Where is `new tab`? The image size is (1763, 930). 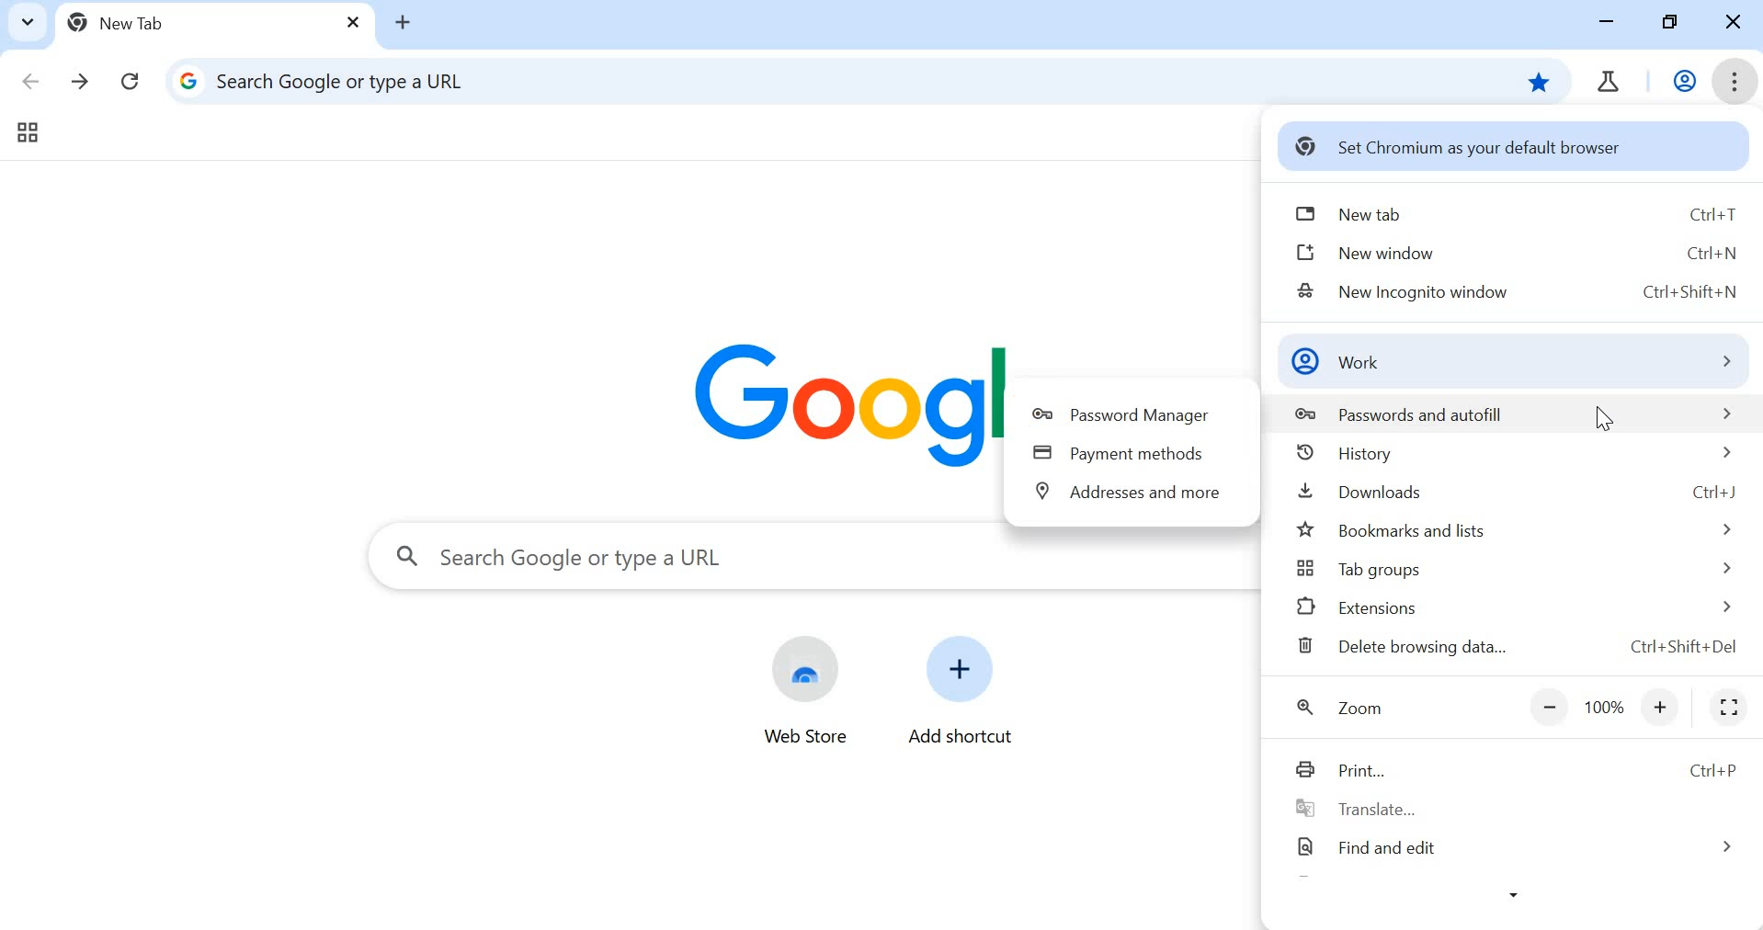 new tab is located at coordinates (210, 20).